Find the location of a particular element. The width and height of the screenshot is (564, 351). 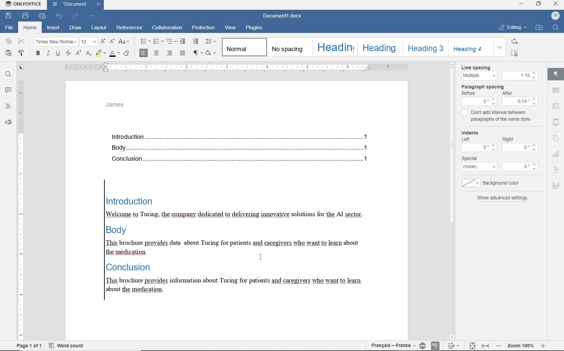

increase indent is located at coordinates (196, 42).